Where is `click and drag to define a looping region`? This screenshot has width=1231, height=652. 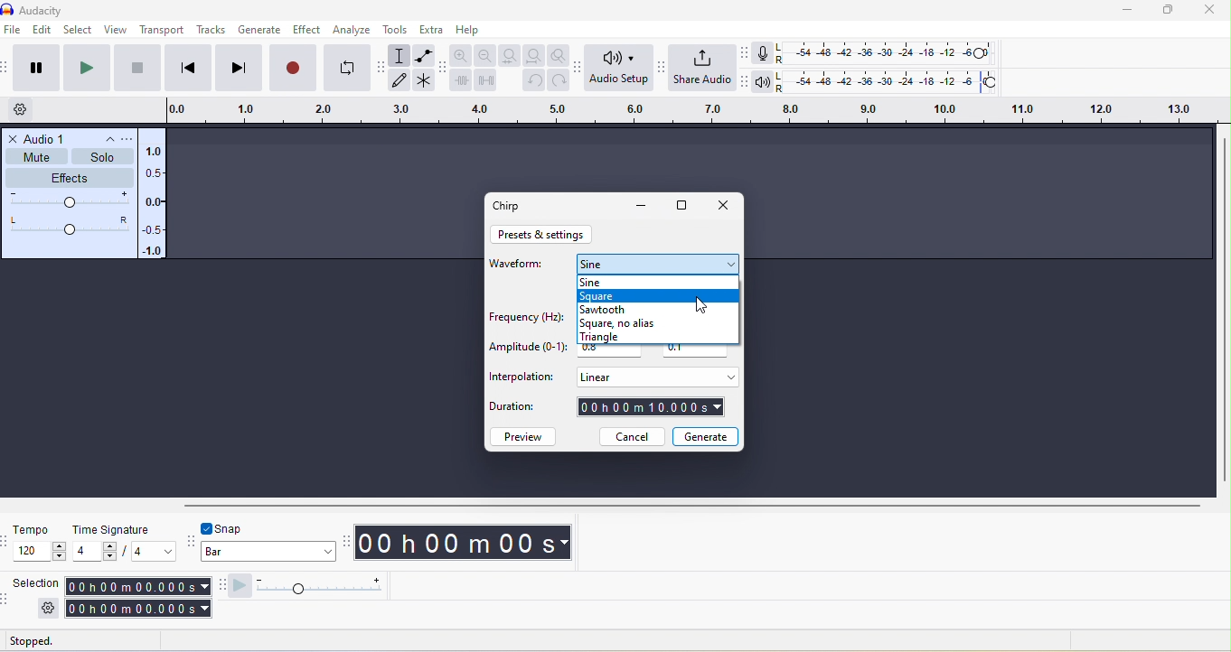
click and drag to define a looping region is located at coordinates (687, 108).